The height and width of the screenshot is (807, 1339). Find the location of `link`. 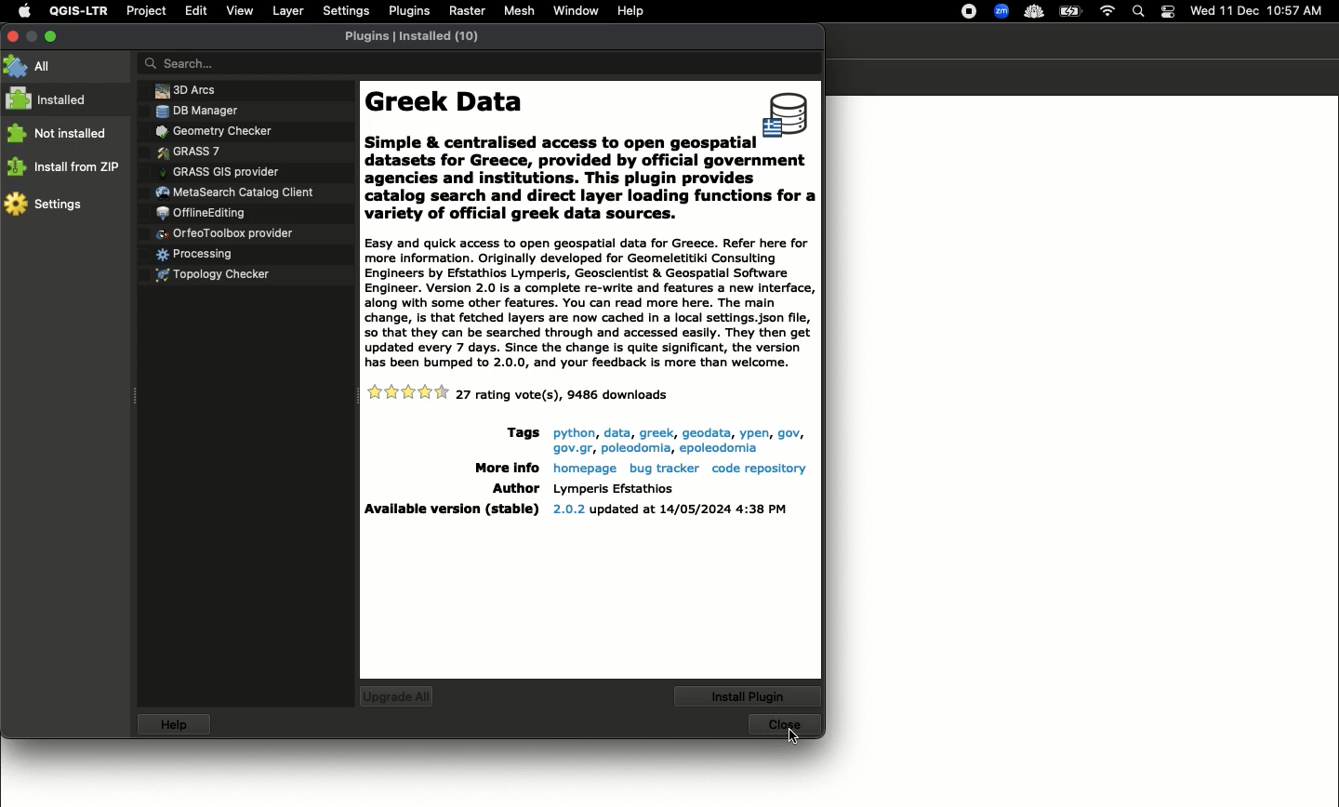

link is located at coordinates (636, 448).